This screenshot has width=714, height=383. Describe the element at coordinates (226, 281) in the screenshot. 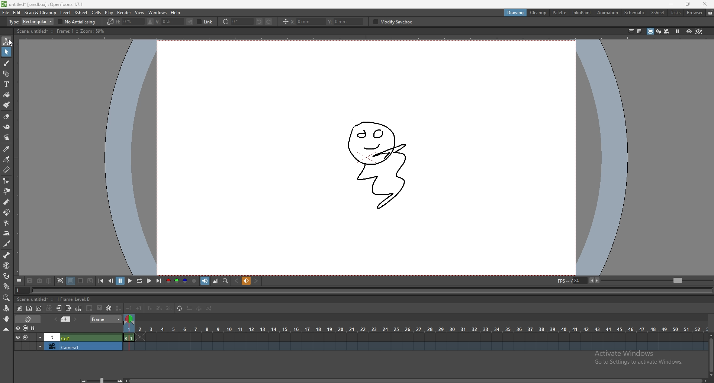

I see `locator` at that location.